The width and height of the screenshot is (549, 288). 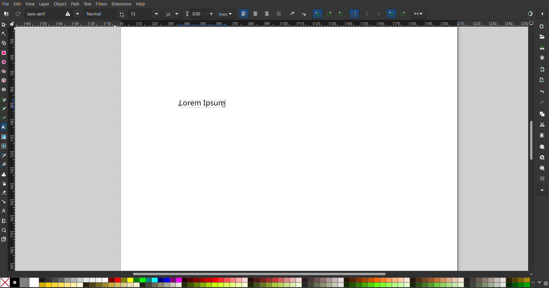 What do you see at coordinates (542, 36) in the screenshot?
I see `Open` at bounding box center [542, 36].